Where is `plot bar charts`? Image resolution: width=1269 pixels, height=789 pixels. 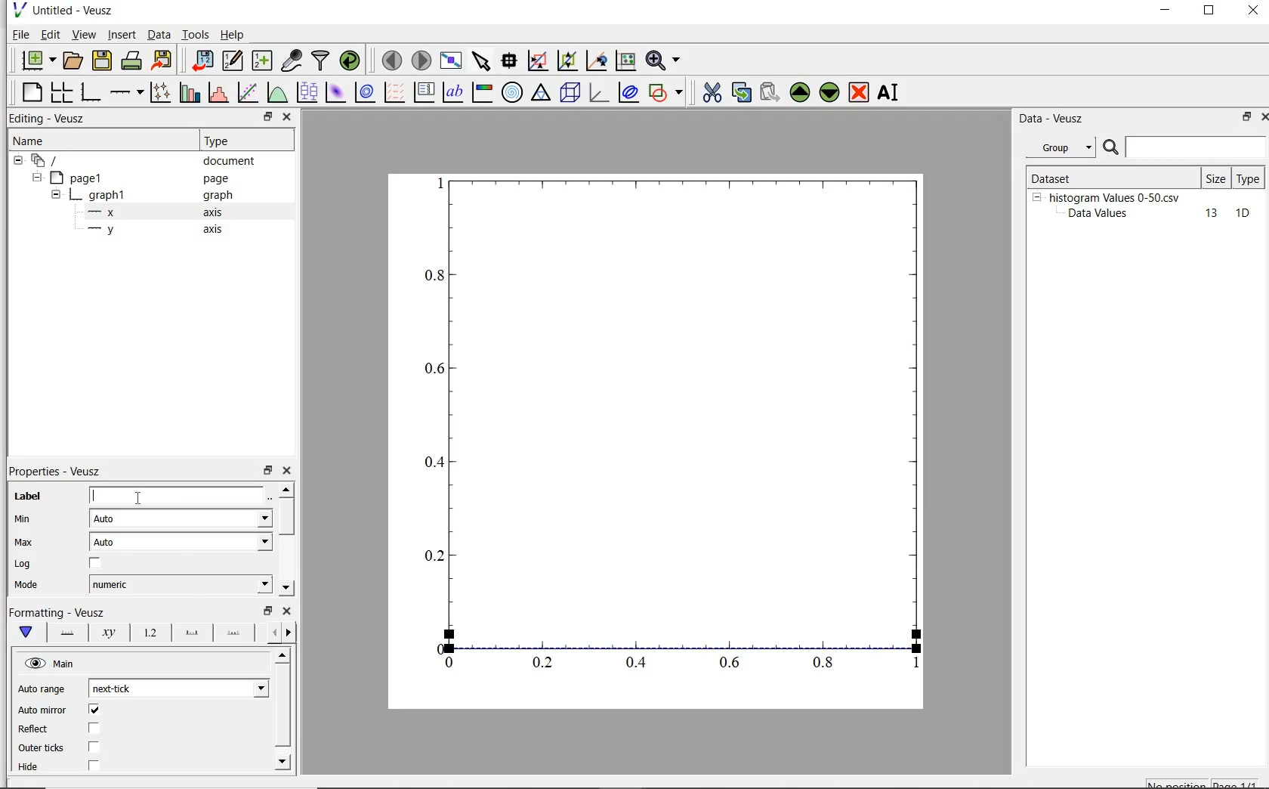
plot bar charts is located at coordinates (190, 91).